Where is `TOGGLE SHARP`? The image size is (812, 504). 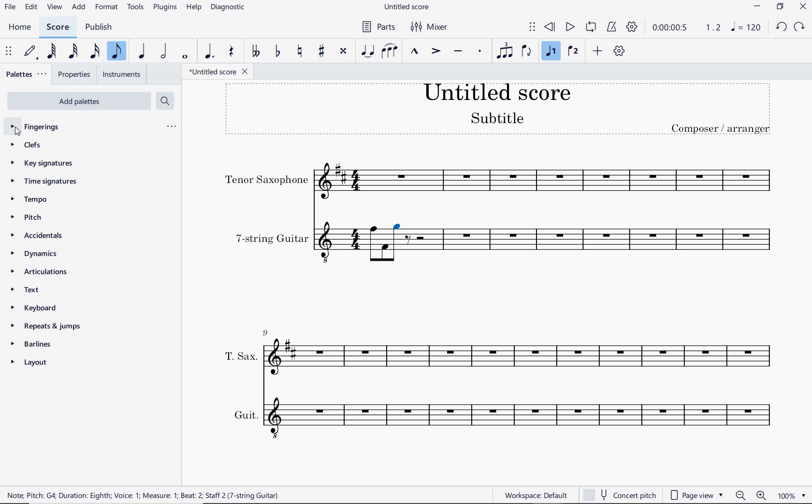
TOGGLE SHARP is located at coordinates (321, 51).